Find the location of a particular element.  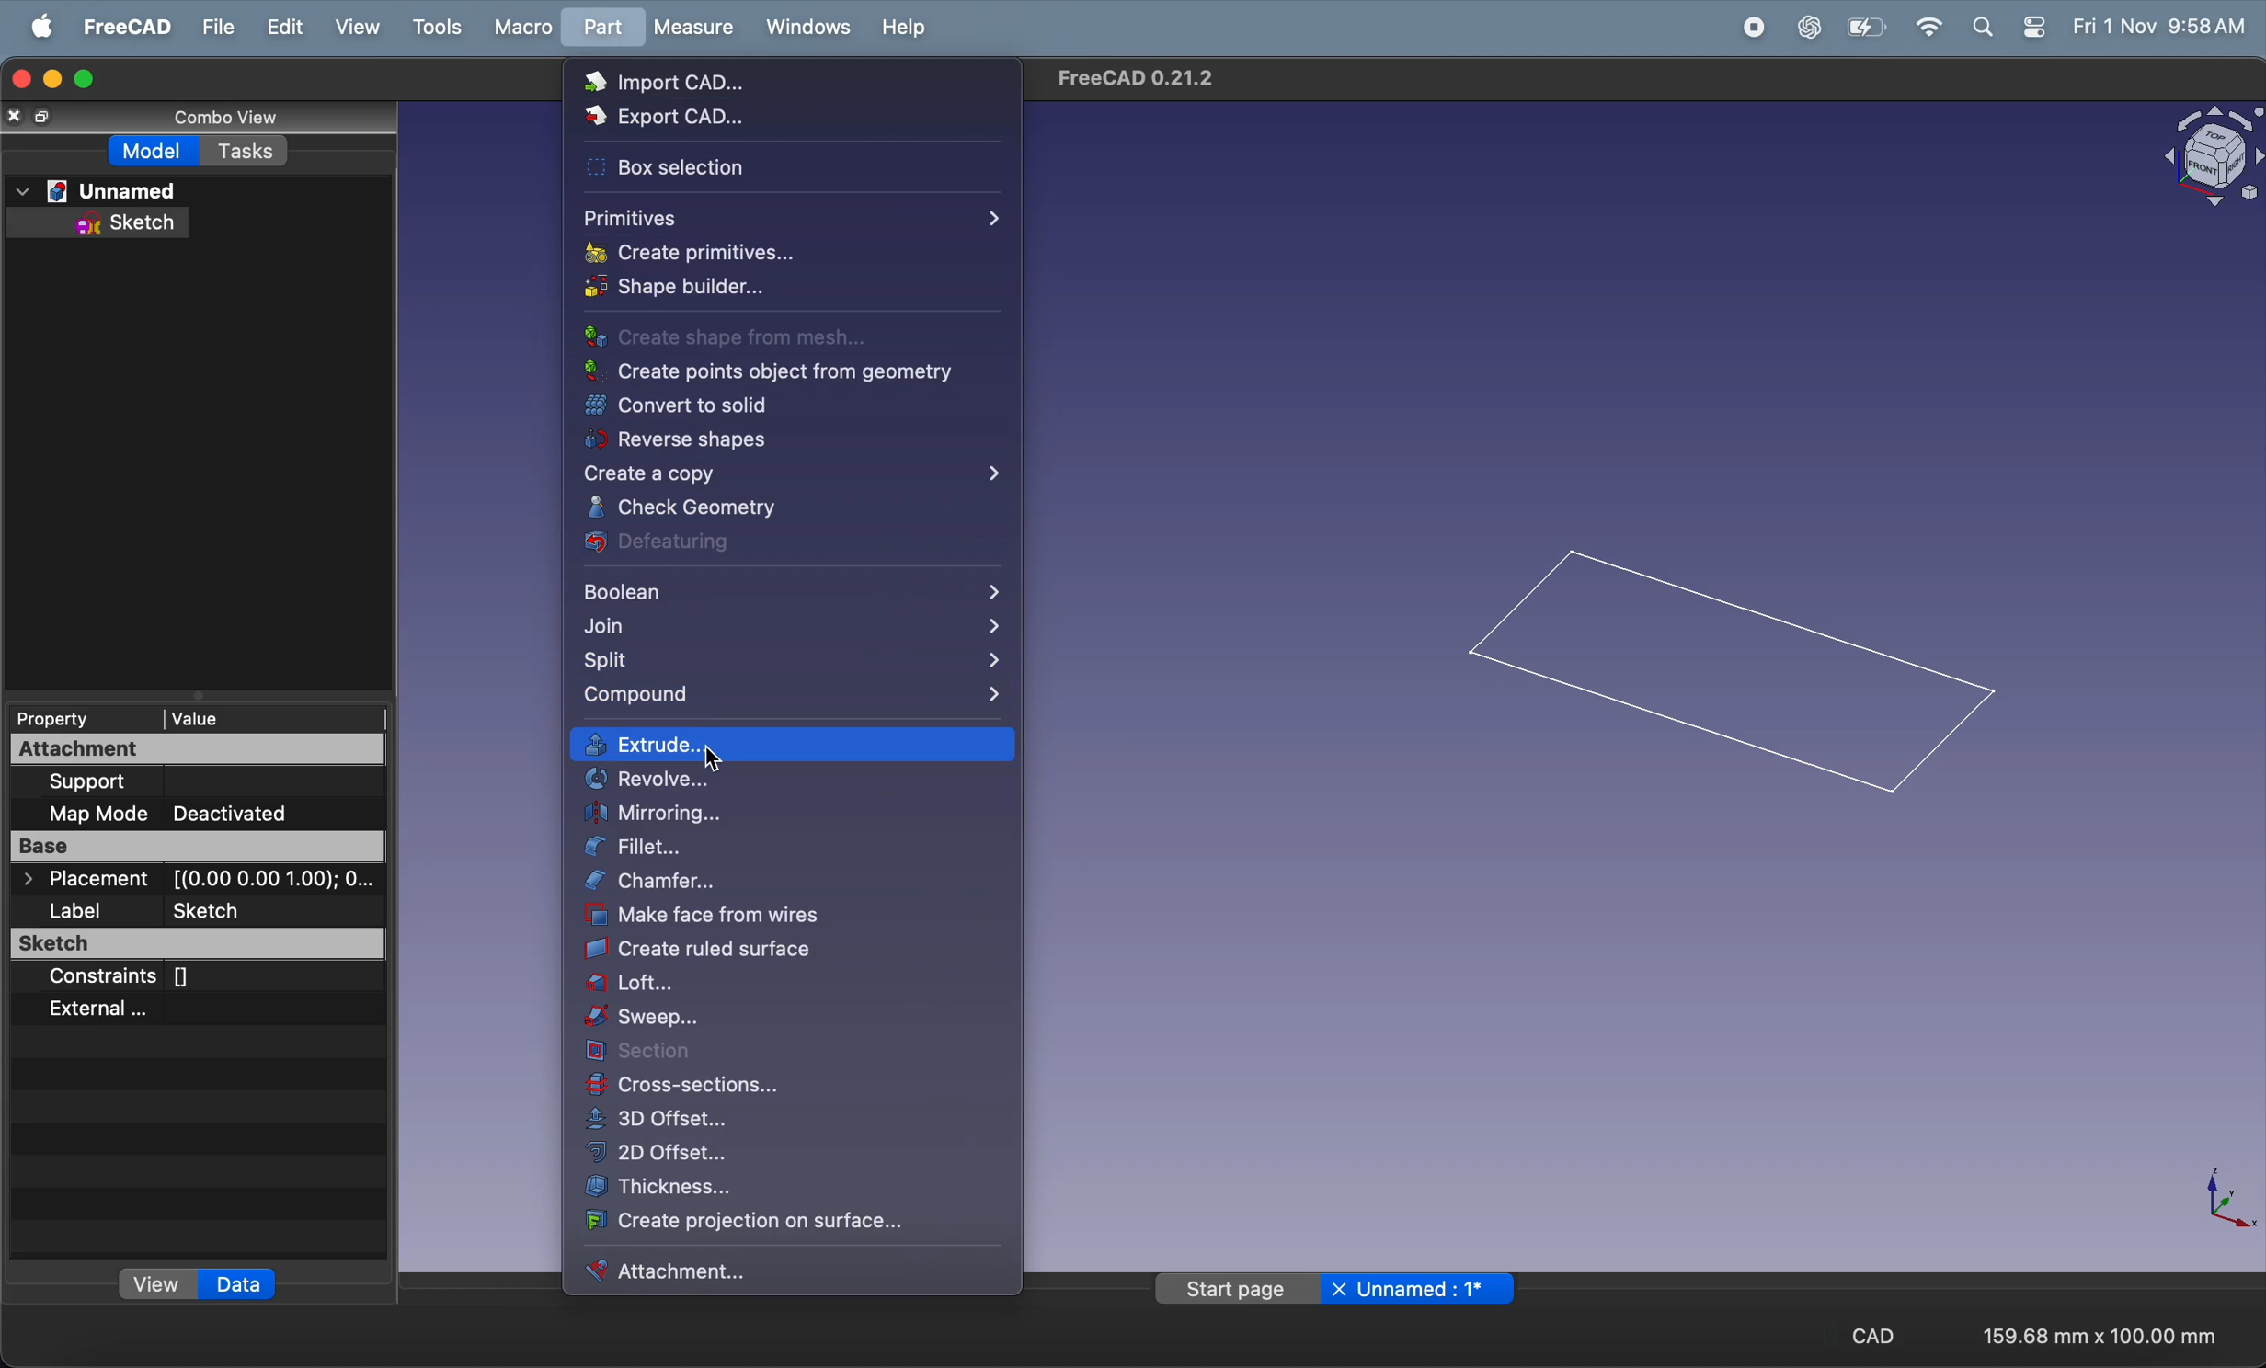

freeca title is located at coordinates (1132, 77).